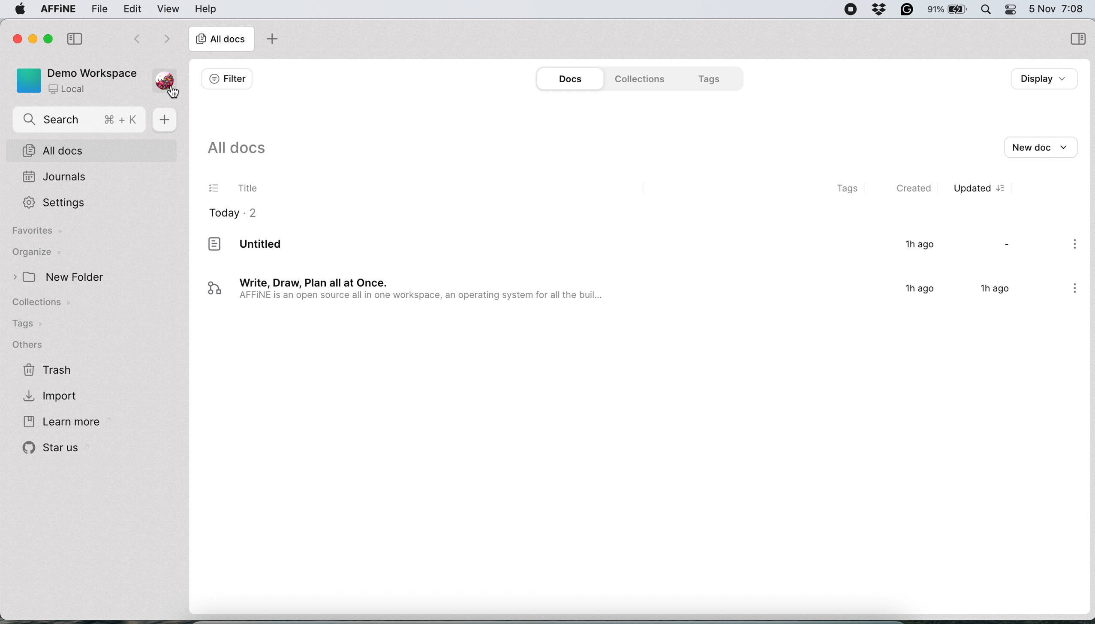 This screenshot has width=1095, height=624. What do you see at coordinates (566, 79) in the screenshot?
I see `docs` at bounding box center [566, 79].